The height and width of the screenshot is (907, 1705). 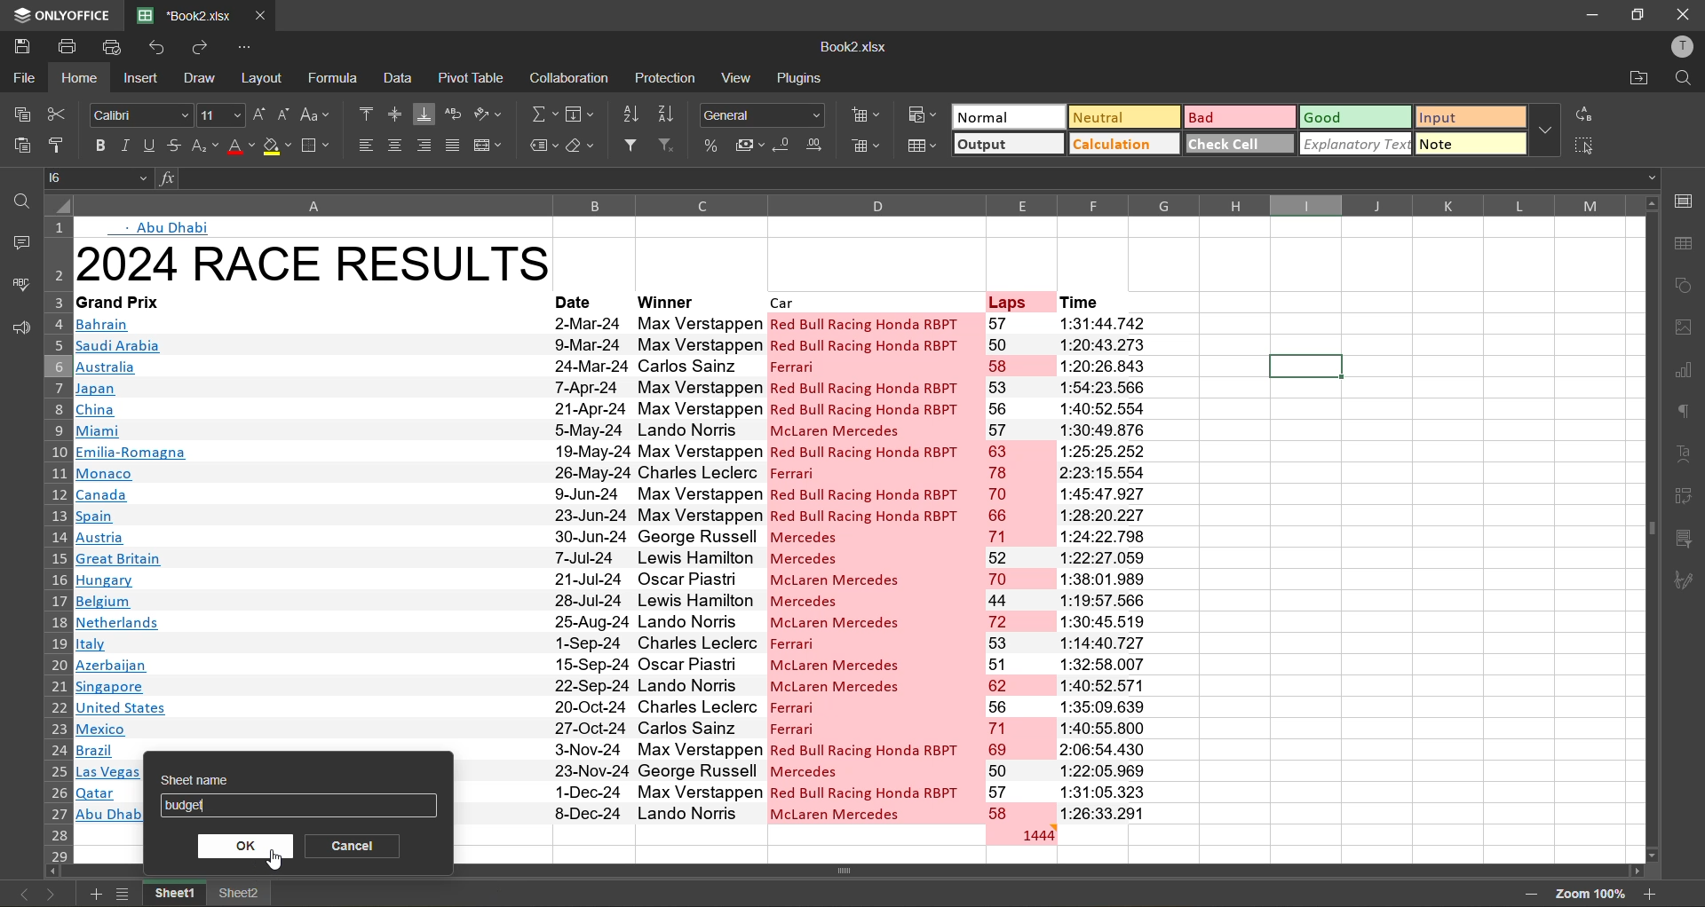 What do you see at coordinates (239, 146) in the screenshot?
I see `font color` at bounding box center [239, 146].